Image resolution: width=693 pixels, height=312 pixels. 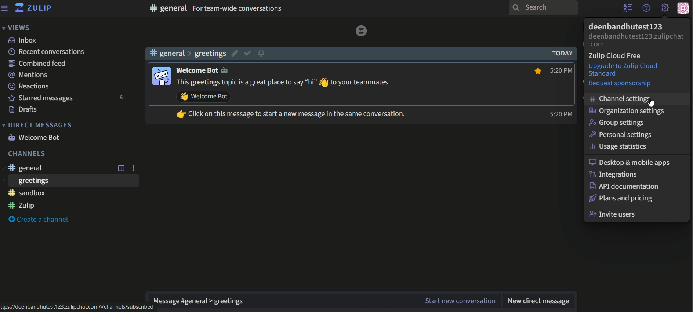 I want to click on Drafts, so click(x=23, y=110).